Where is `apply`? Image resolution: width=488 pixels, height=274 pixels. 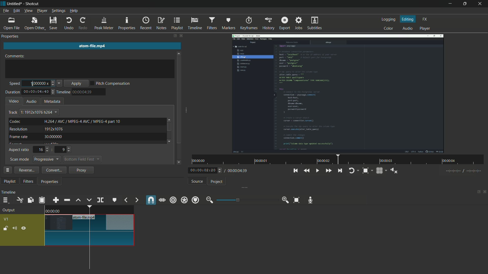
apply is located at coordinates (76, 83).